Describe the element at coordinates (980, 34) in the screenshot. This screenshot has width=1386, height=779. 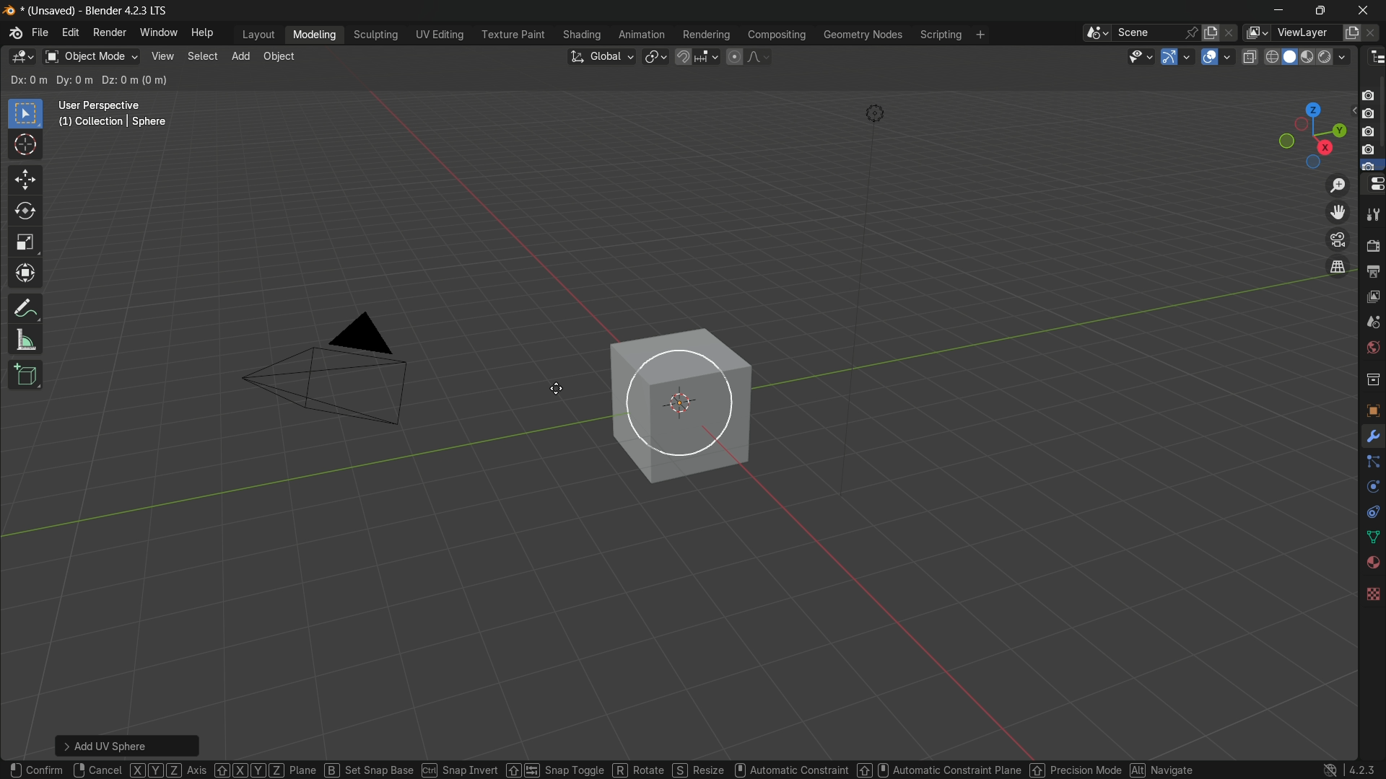
I see `add workplace` at that location.